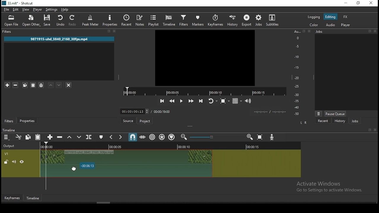 This screenshot has width=379, height=213. I want to click on subtitle, so click(273, 20).